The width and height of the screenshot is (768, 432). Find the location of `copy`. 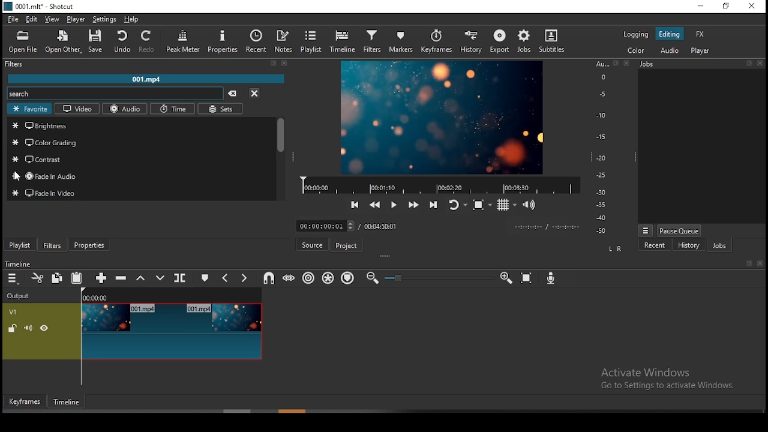

copy is located at coordinates (56, 278).